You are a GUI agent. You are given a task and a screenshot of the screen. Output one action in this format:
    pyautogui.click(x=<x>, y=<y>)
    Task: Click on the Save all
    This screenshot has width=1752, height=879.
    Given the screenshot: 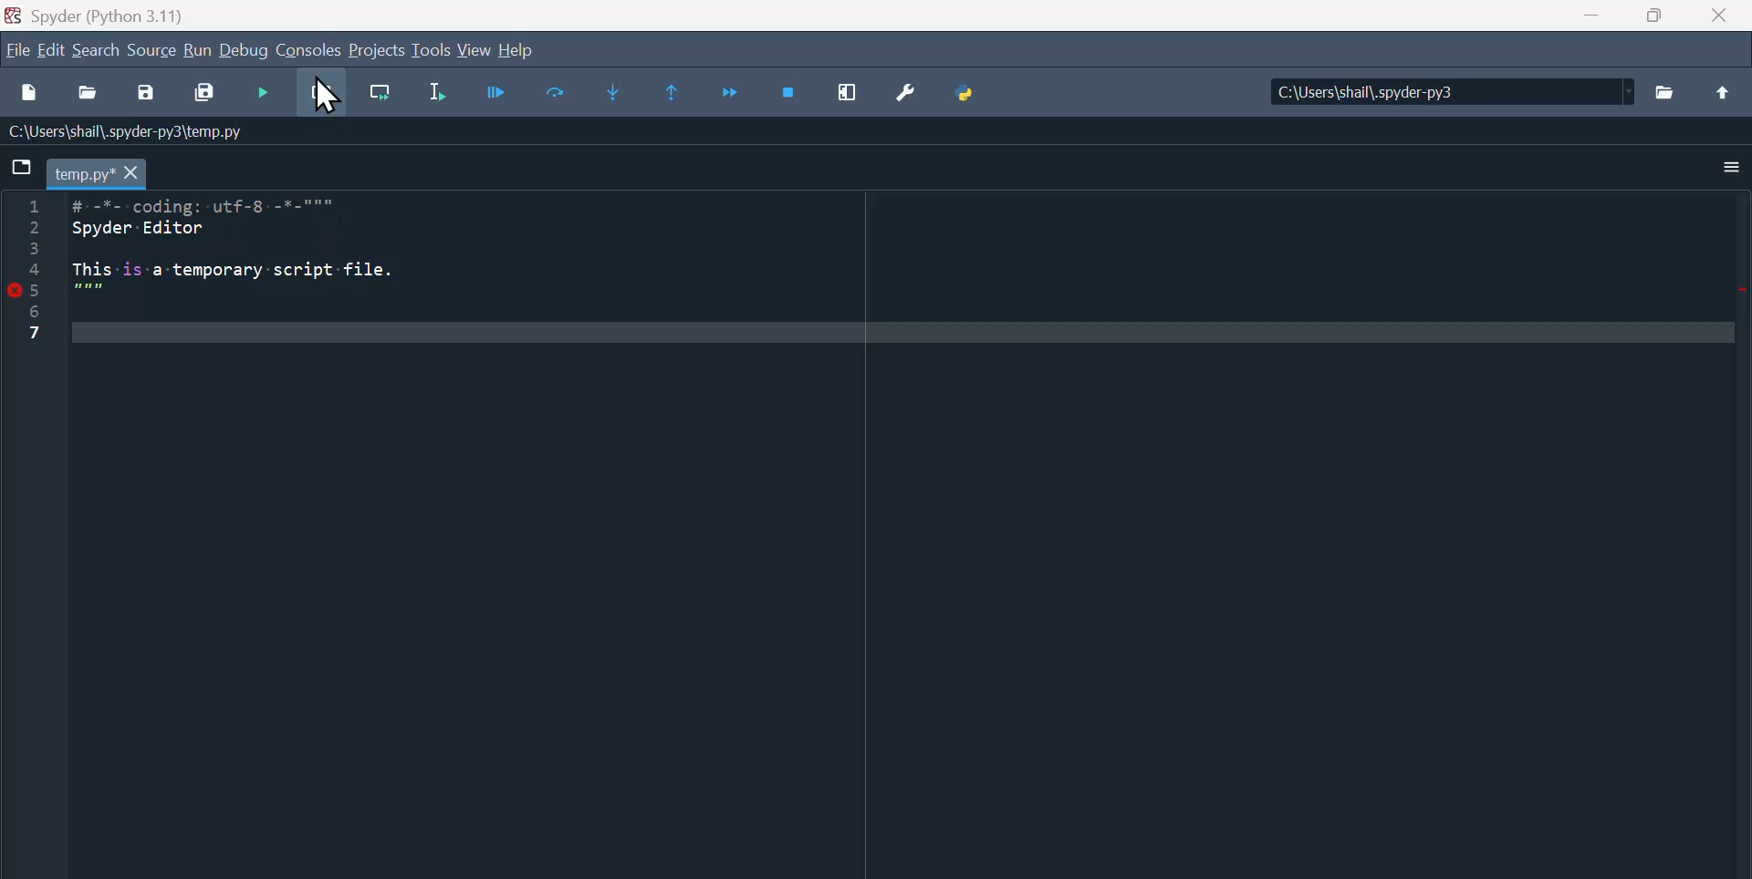 What is the action you would take?
    pyautogui.click(x=205, y=96)
    